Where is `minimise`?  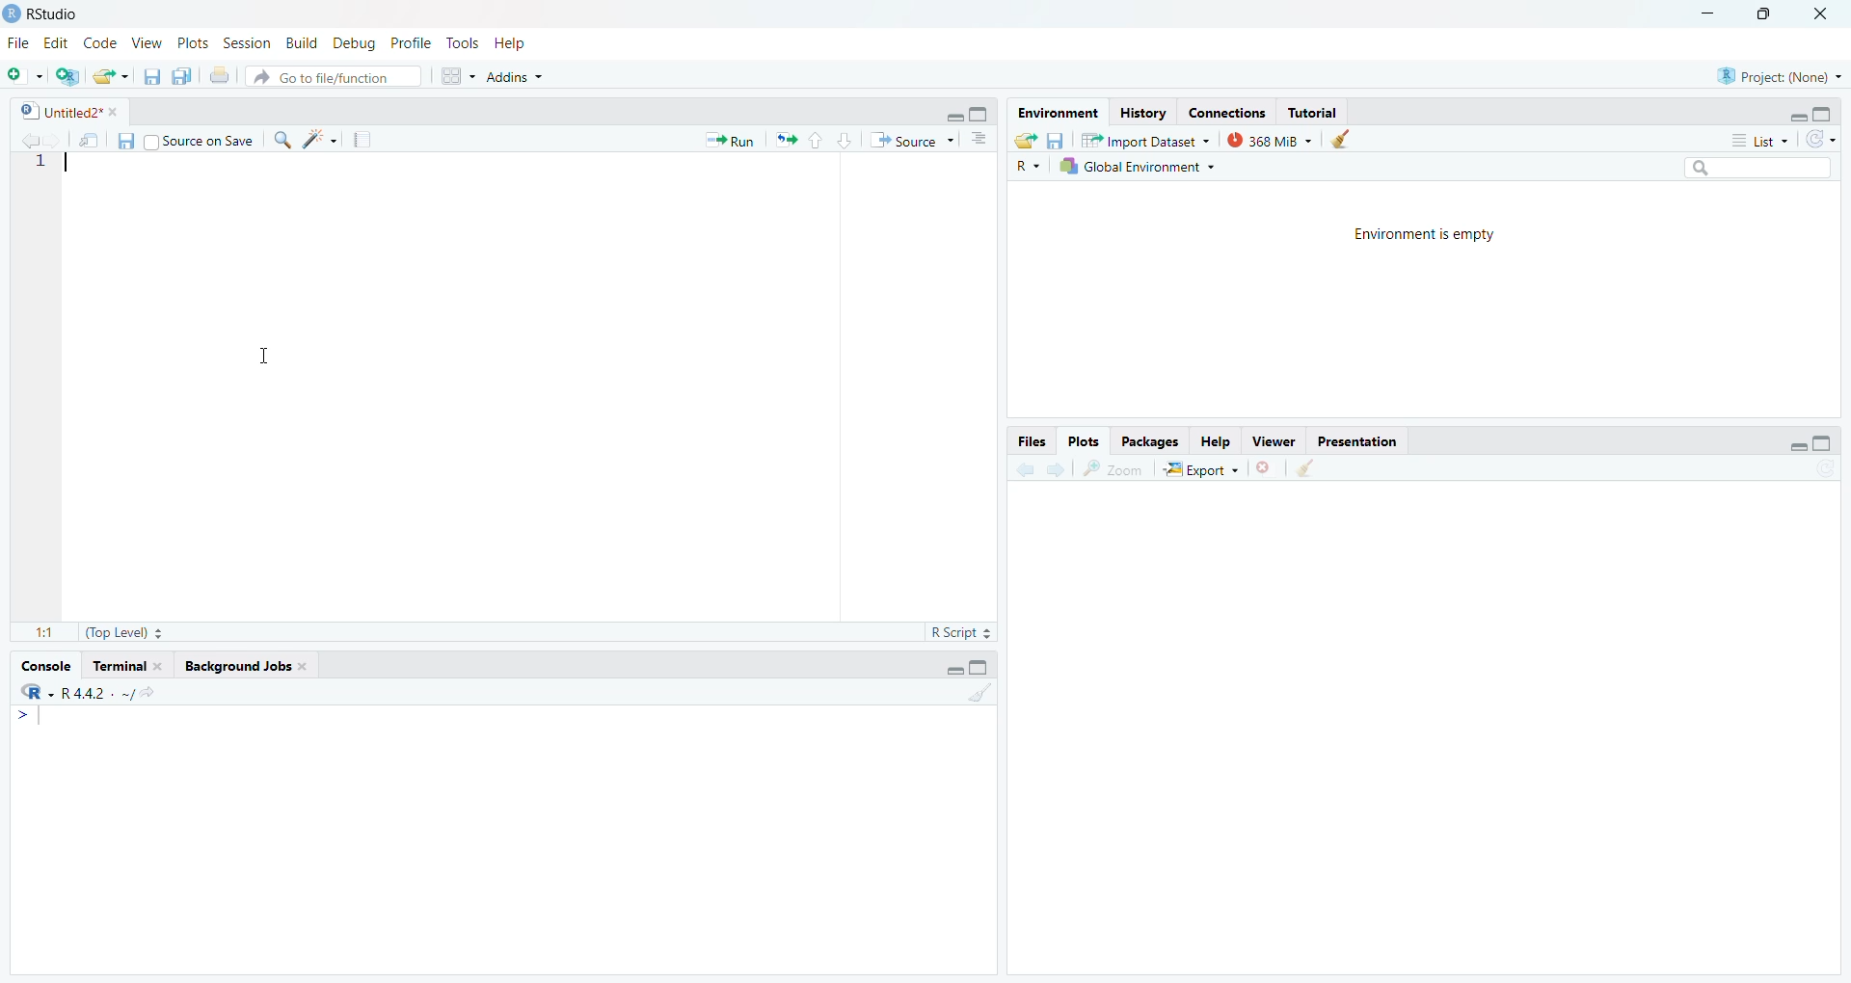 minimise is located at coordinates (1794, 113).